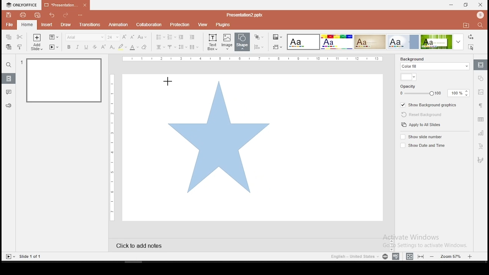 The image size is (489, 275). What do you see at coordinates (471, 37) in the screenshot?
I see `replace` at bounding box center [471, 37].